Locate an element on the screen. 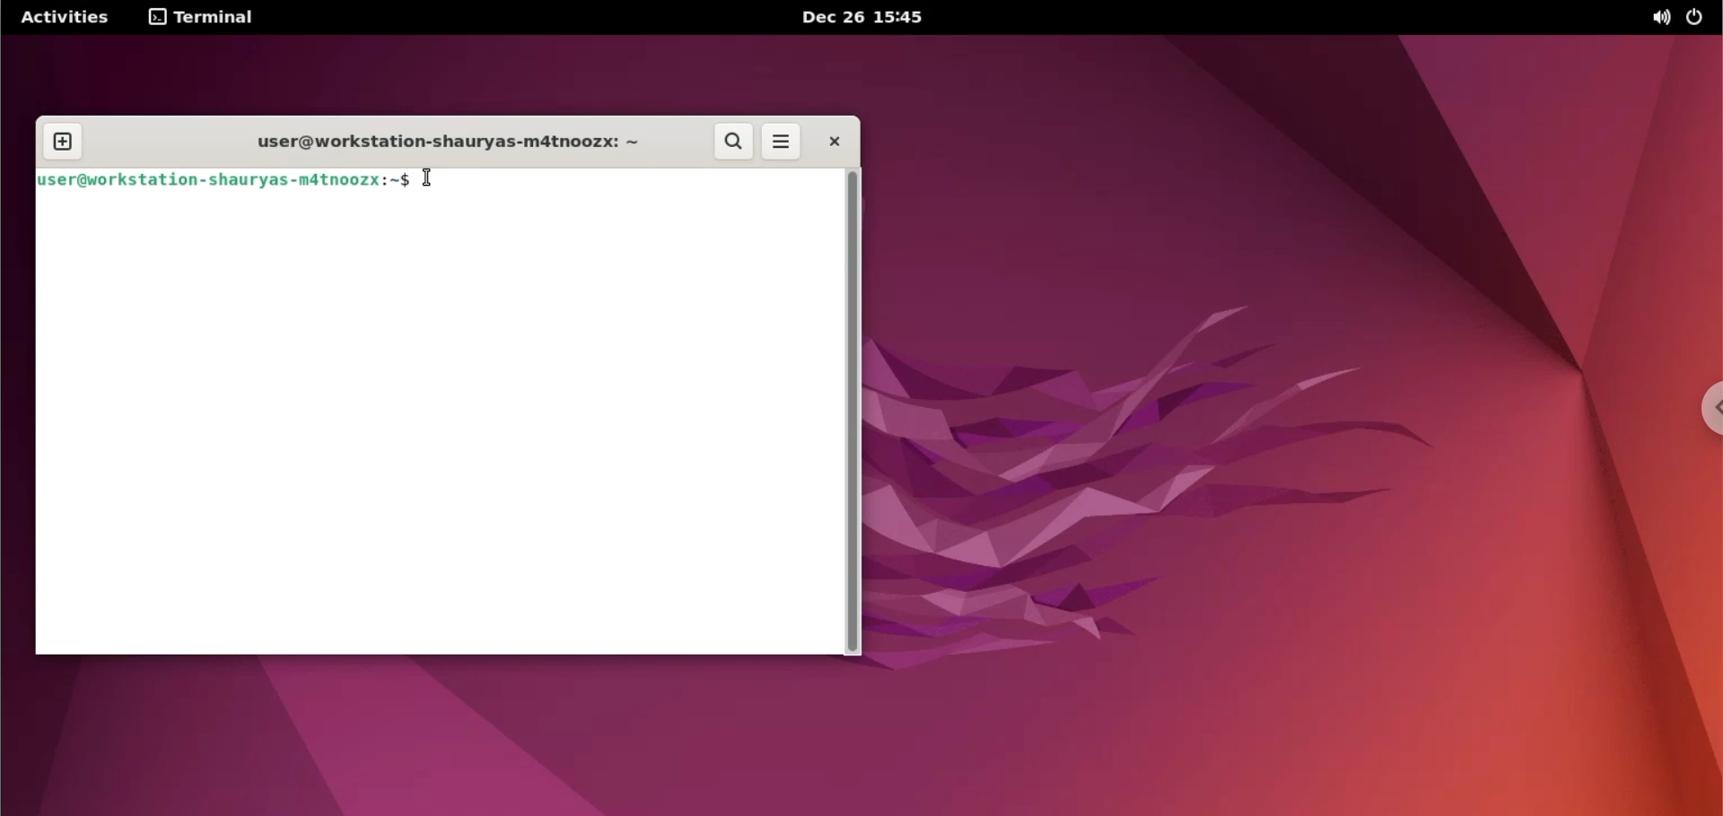  close is located at coordinates (833, 141).